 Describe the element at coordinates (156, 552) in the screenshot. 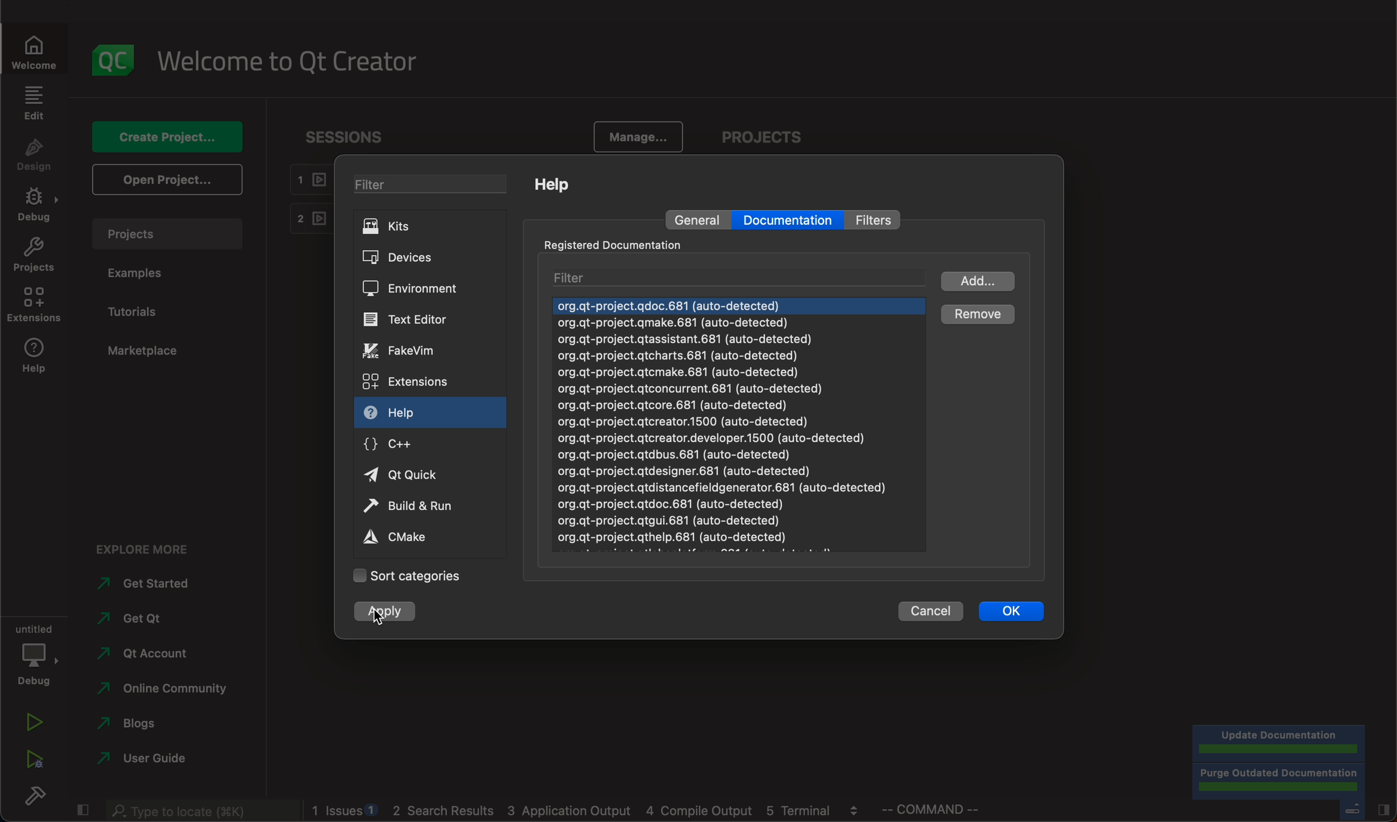

I see `explore` at that location.